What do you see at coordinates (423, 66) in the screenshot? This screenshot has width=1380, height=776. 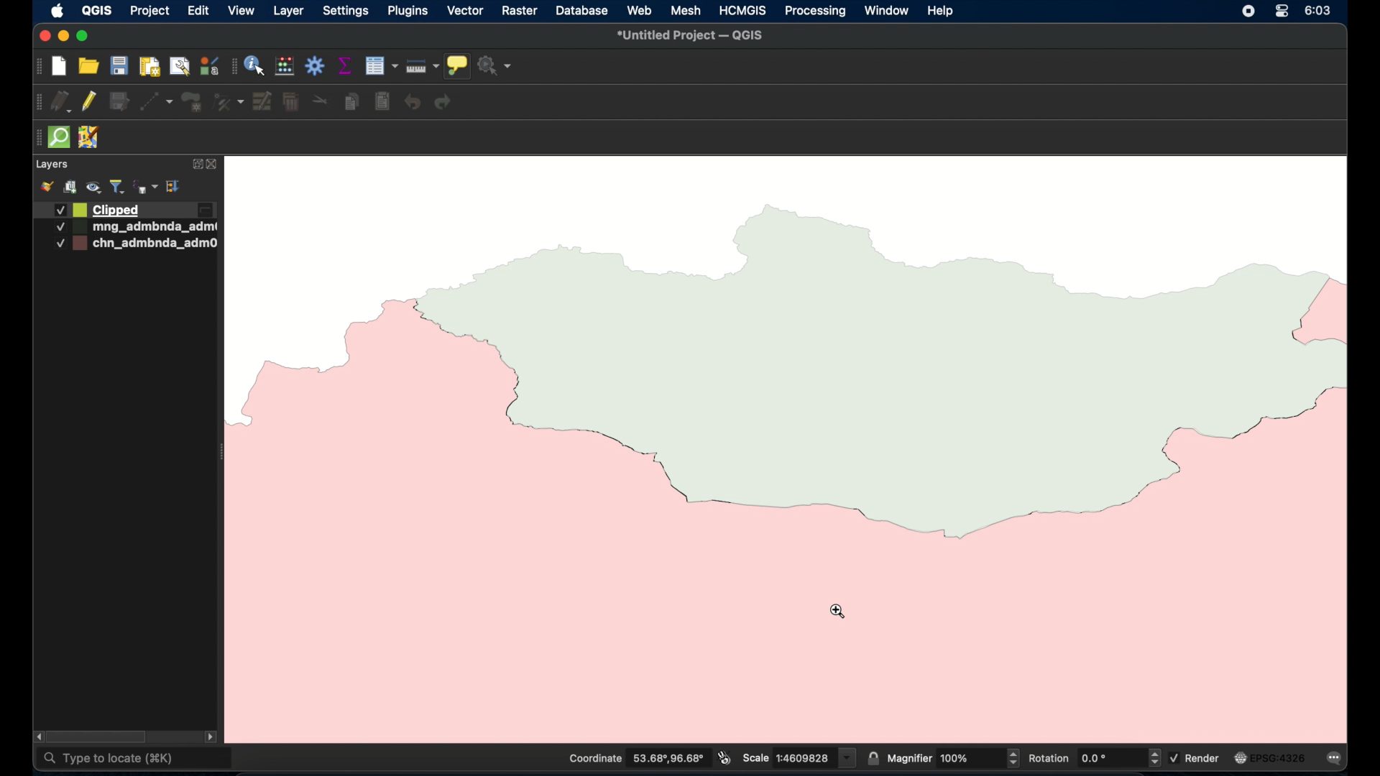 I see `measure line` at bounding box center [423, 66].